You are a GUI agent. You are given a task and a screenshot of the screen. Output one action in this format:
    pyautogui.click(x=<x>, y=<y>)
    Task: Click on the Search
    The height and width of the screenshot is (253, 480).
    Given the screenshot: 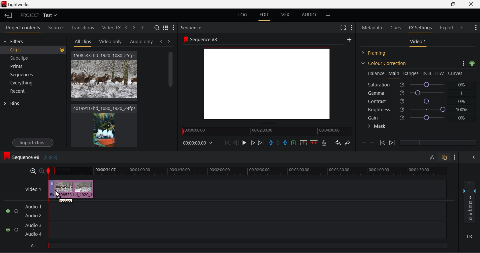 What is the action you would take?
    pyautogui.click(x=157, y=28)
    